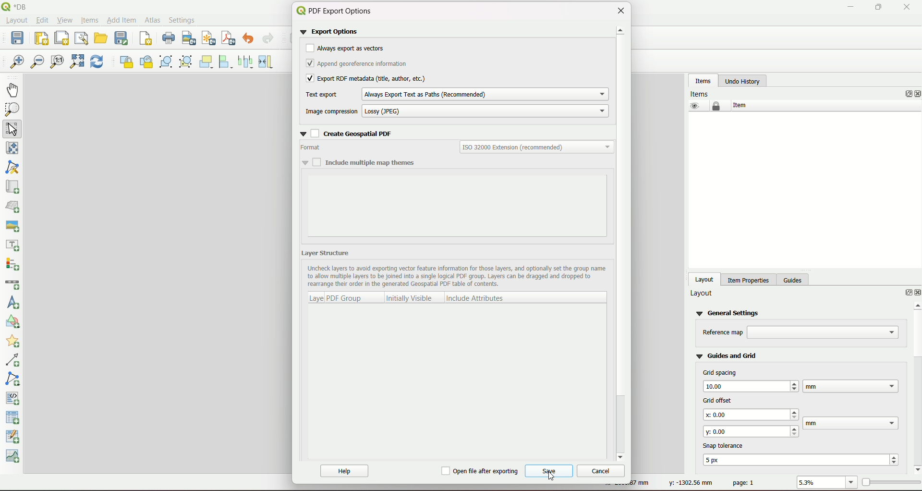 This screenshot has width=922, height=491. Describe the element at coordinates (14, 438) in the screenshot. I see `add attribute table` at that location.